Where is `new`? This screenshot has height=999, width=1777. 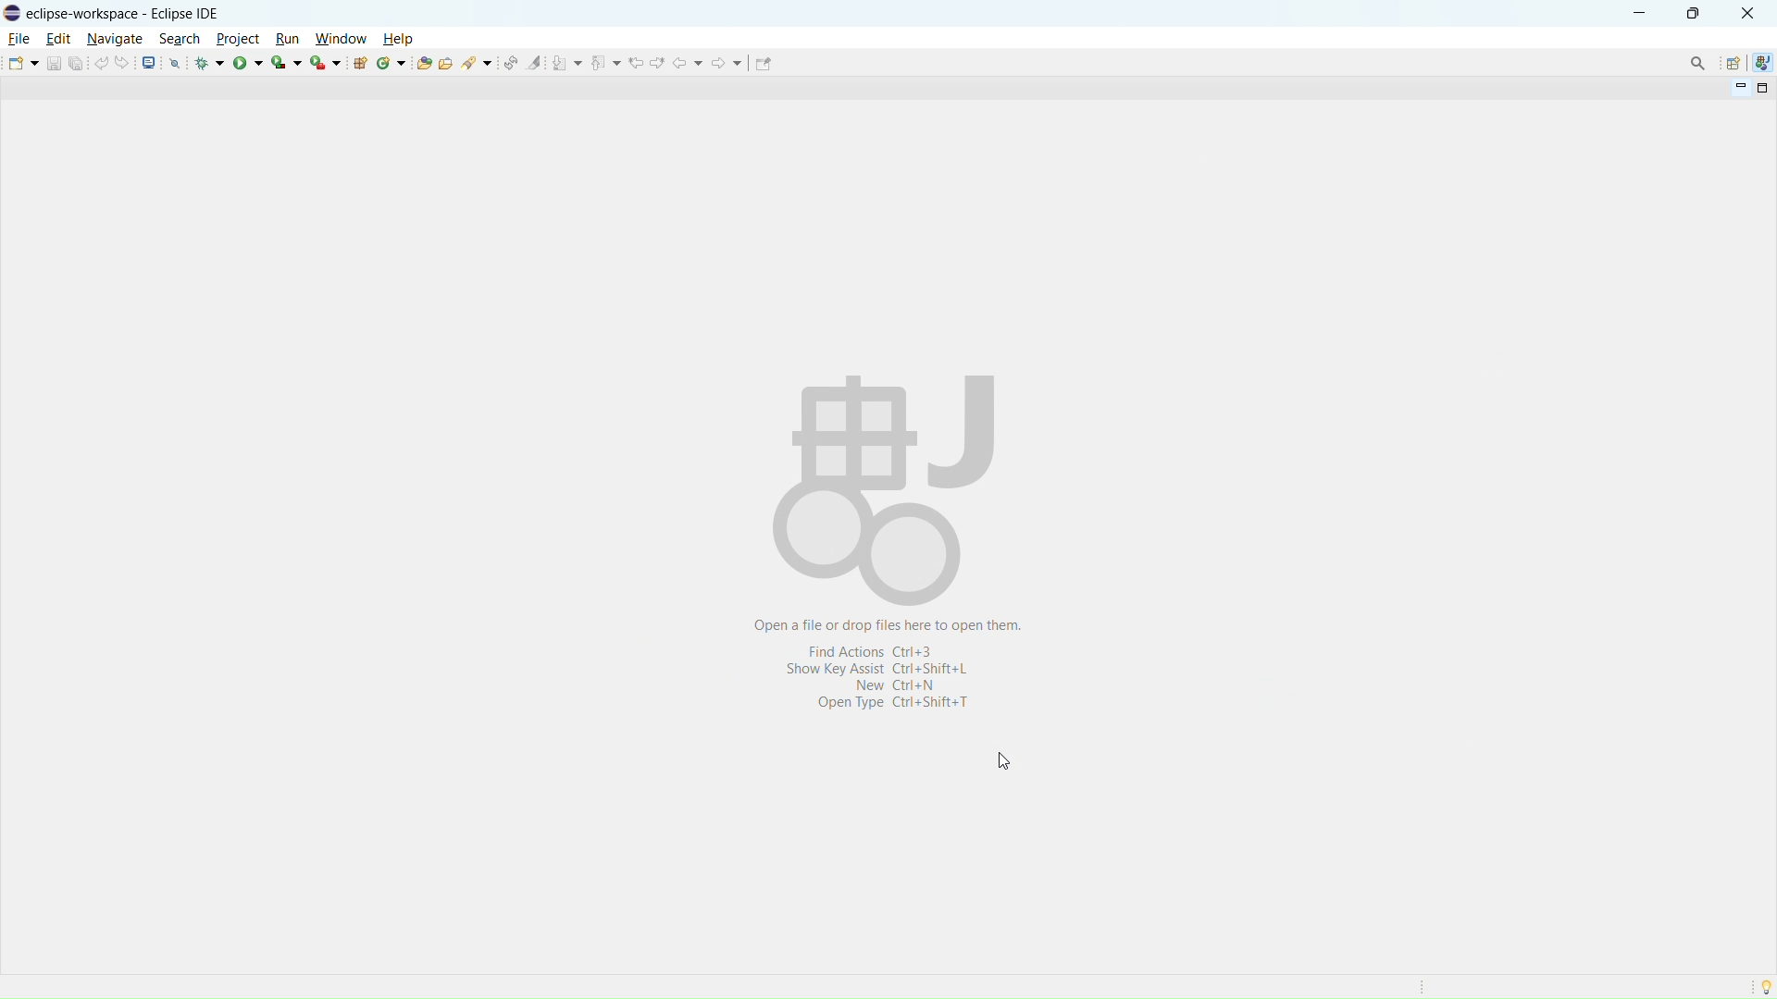 new is located at coordinates (23, 63).